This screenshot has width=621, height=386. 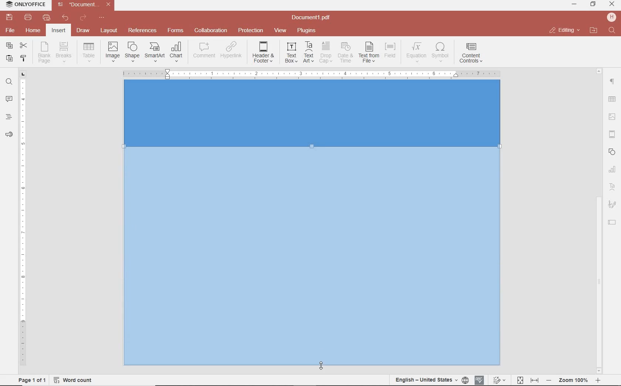 What do you see at coordinates (11, 30) in the screenshot?
I see `file` at bounding box center [11, 30].